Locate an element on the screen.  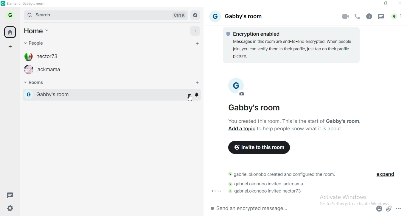
edit is located at coordinates (242, 94).